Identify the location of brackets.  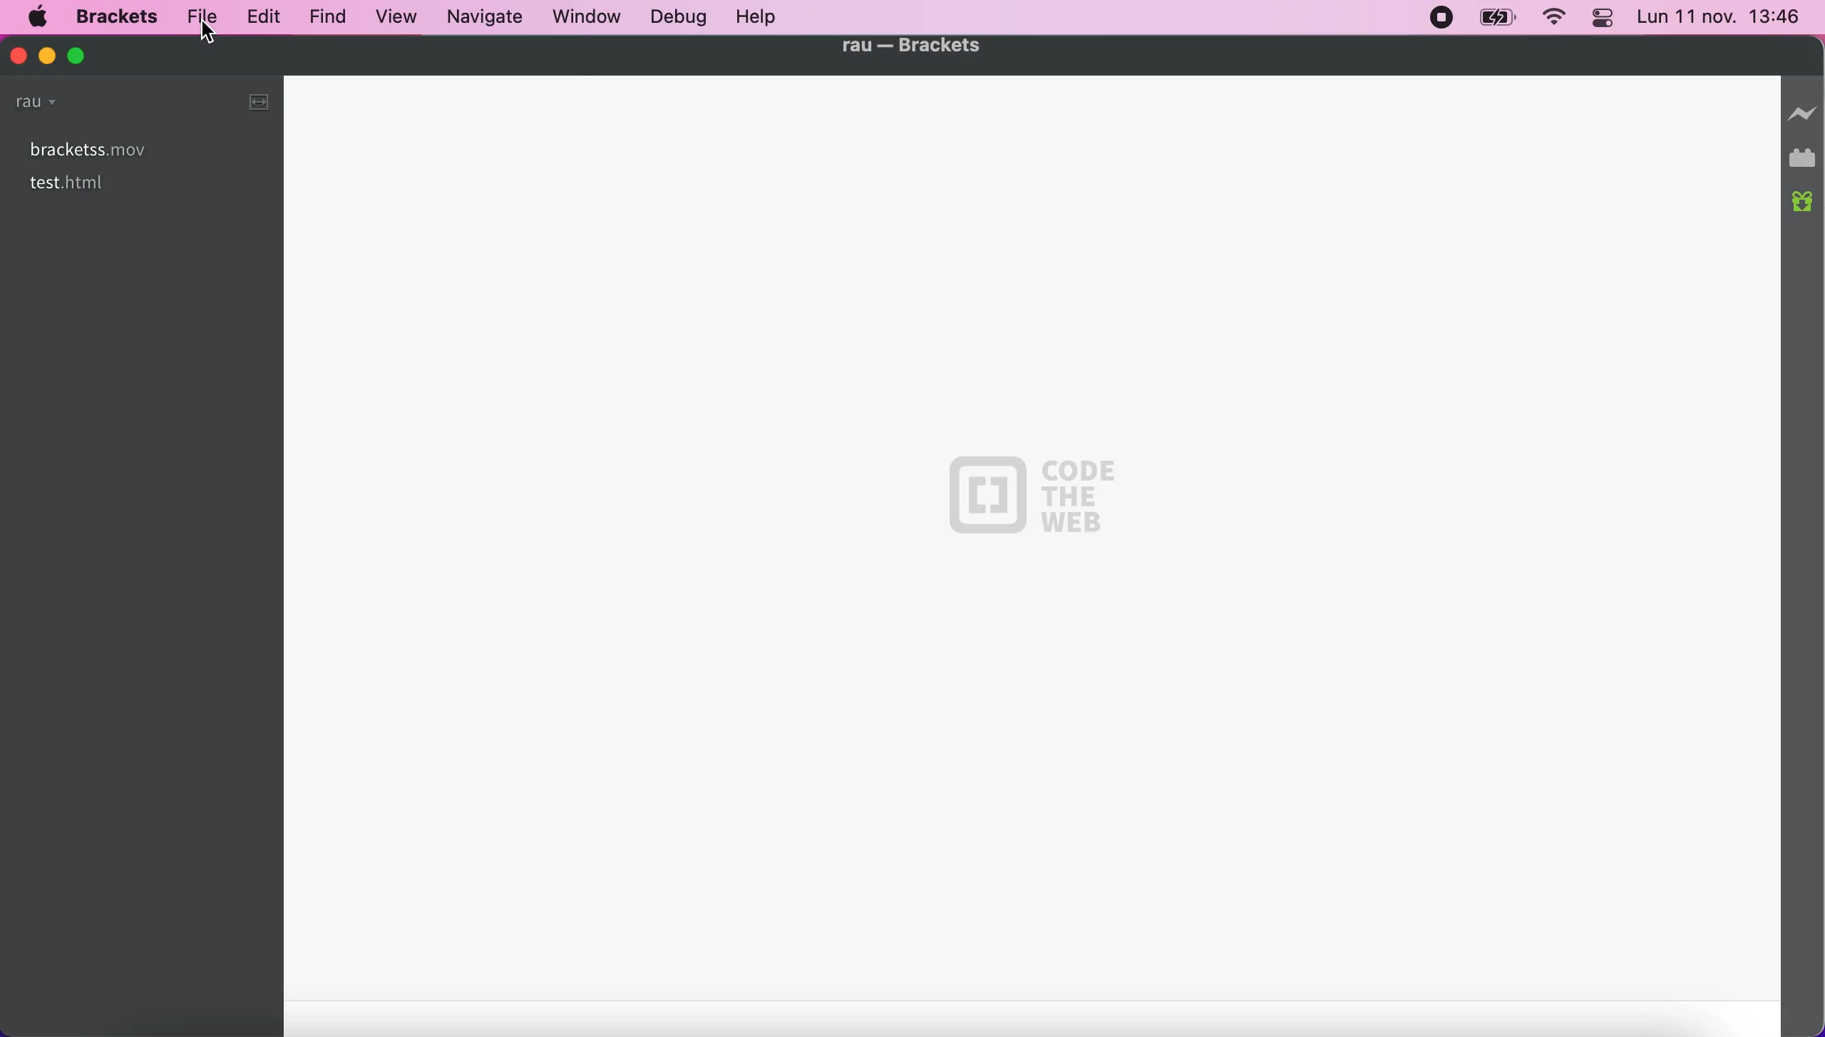
(116, 16).